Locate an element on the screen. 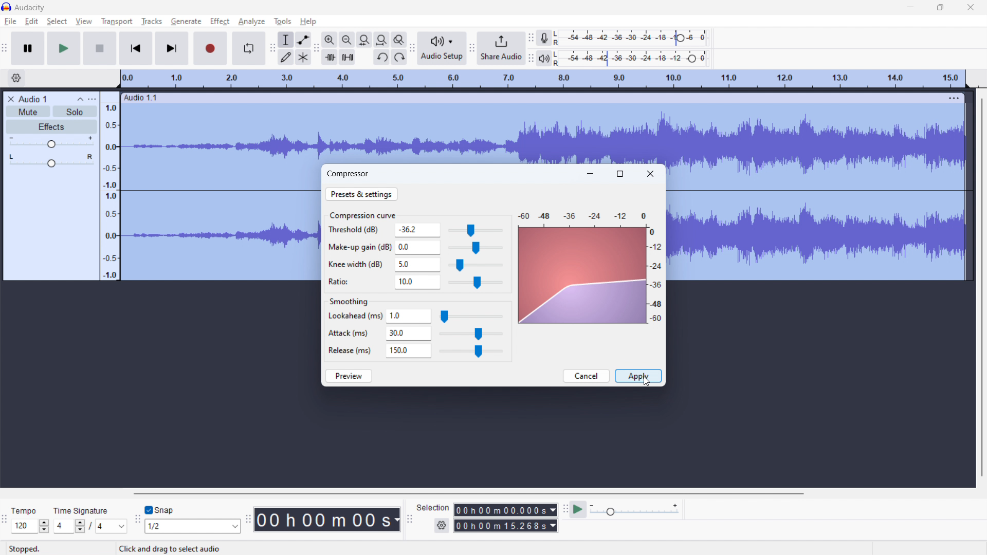  skip to start is located at coordinates (136, 48).